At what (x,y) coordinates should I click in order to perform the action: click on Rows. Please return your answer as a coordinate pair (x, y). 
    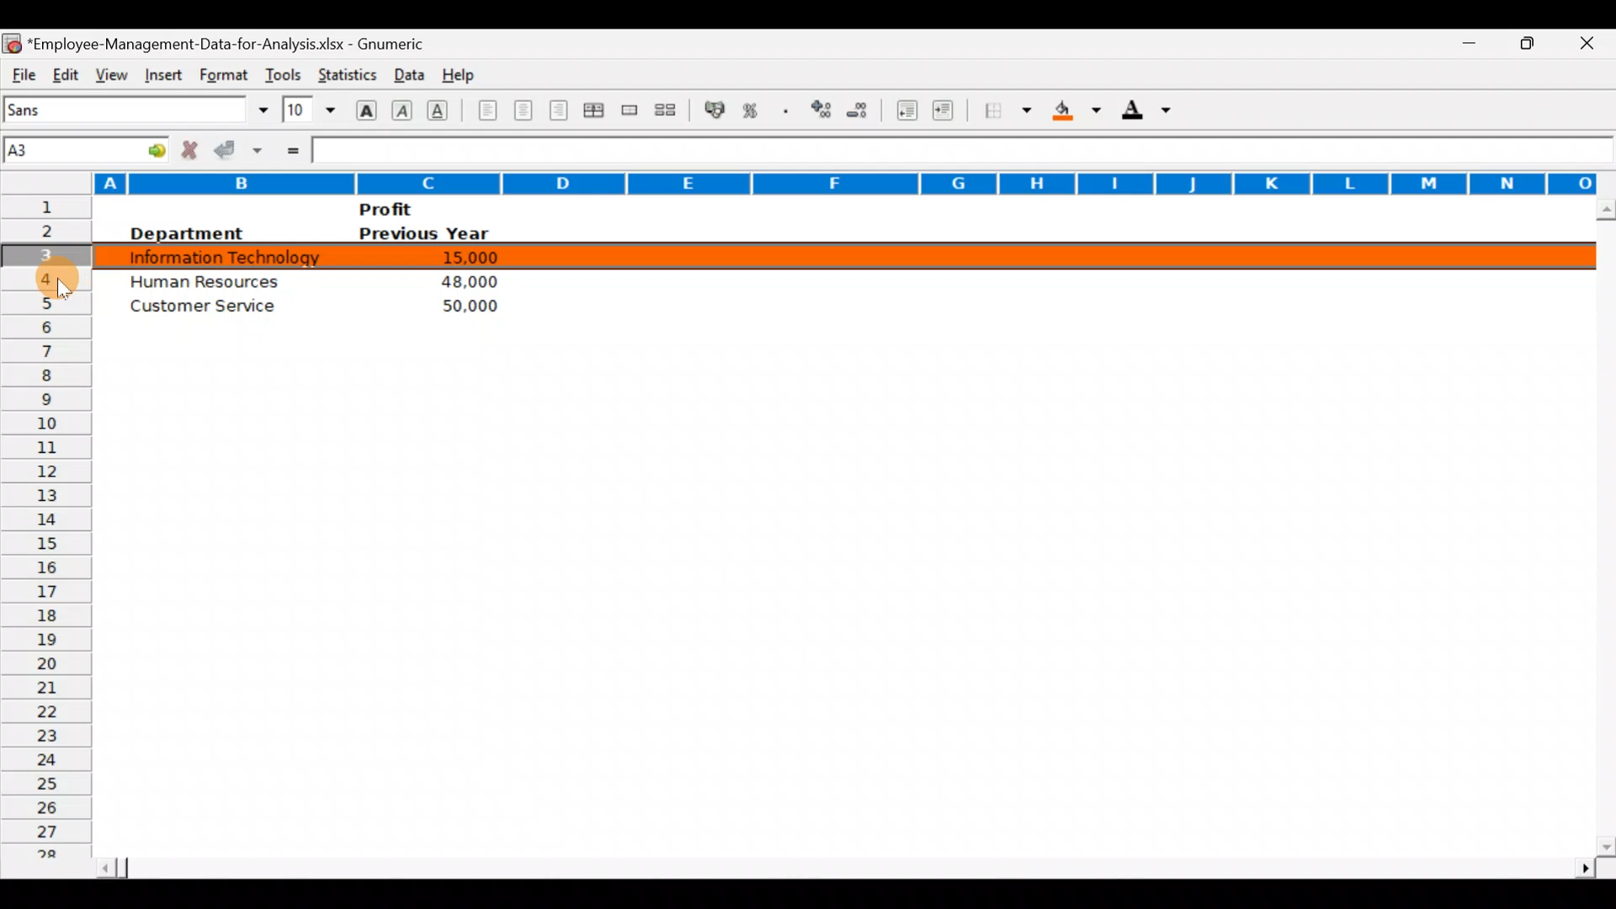
    Looking at the image, I should click on (45, 525).